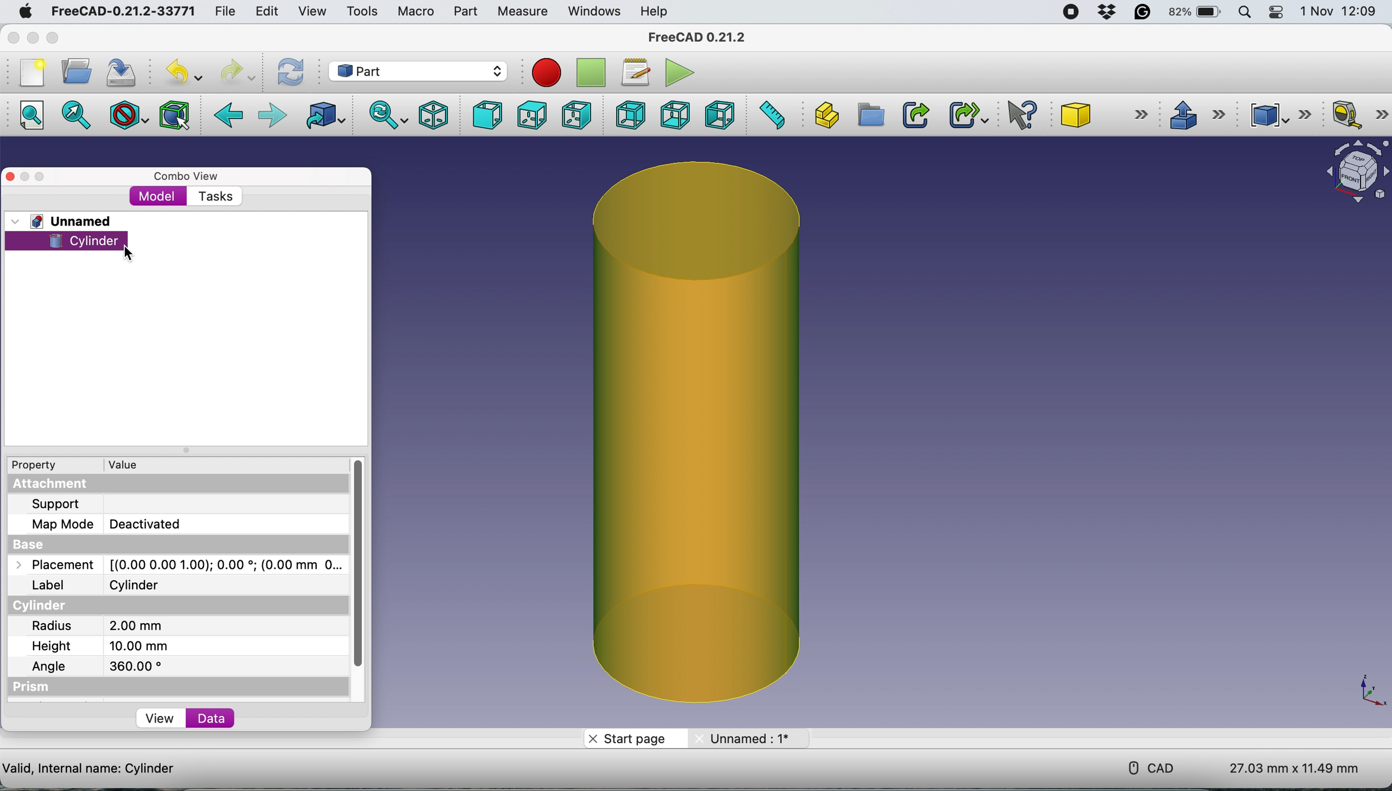 Image resolution: width=1392 pixels, height=791 pixels. What do you see at coordinates (1356, 172) in the screenshot?
I see `object interface` at bounding box center [1356, 172].